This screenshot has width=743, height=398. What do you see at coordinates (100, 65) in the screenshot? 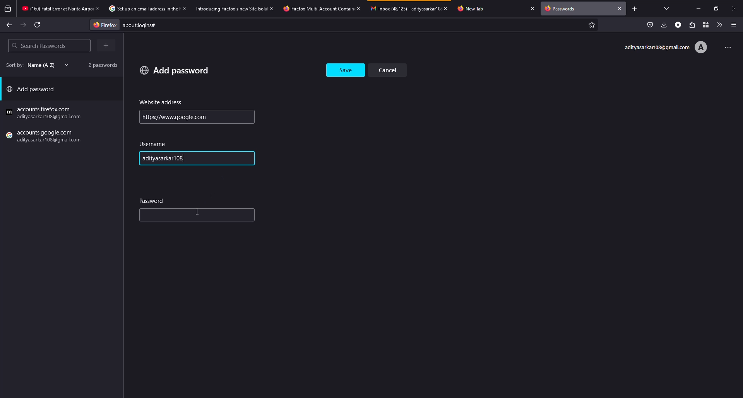
I see `2 passwords` at bounding box center [100, 65].